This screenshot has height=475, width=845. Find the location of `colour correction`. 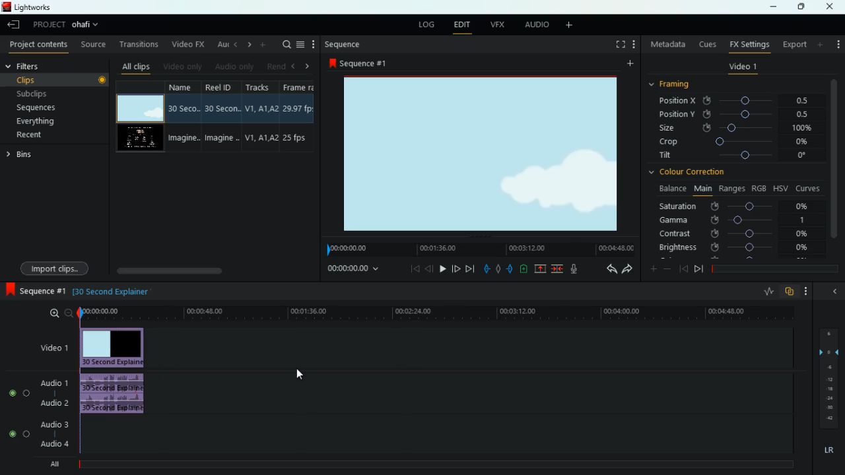

colour correction is located at coordinates (693, 173).